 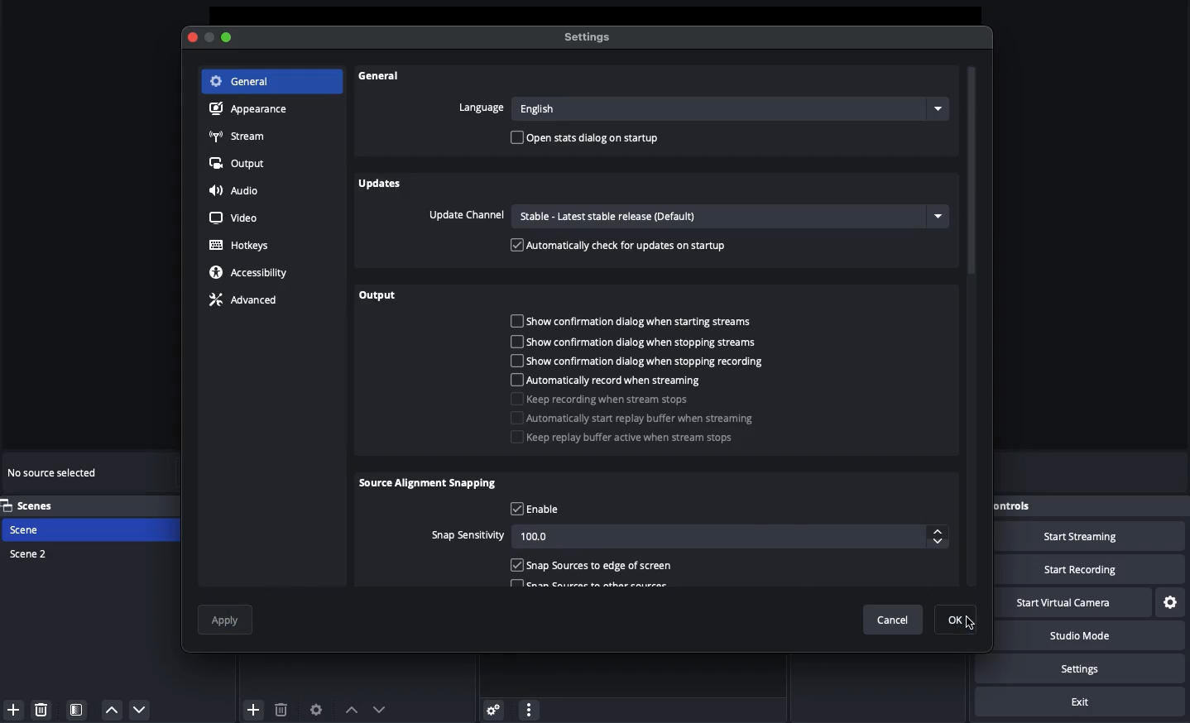 What do you see at coordinates (973, 328) in the screenshot?
I see `Scroll` at bounding box center [973, 328].